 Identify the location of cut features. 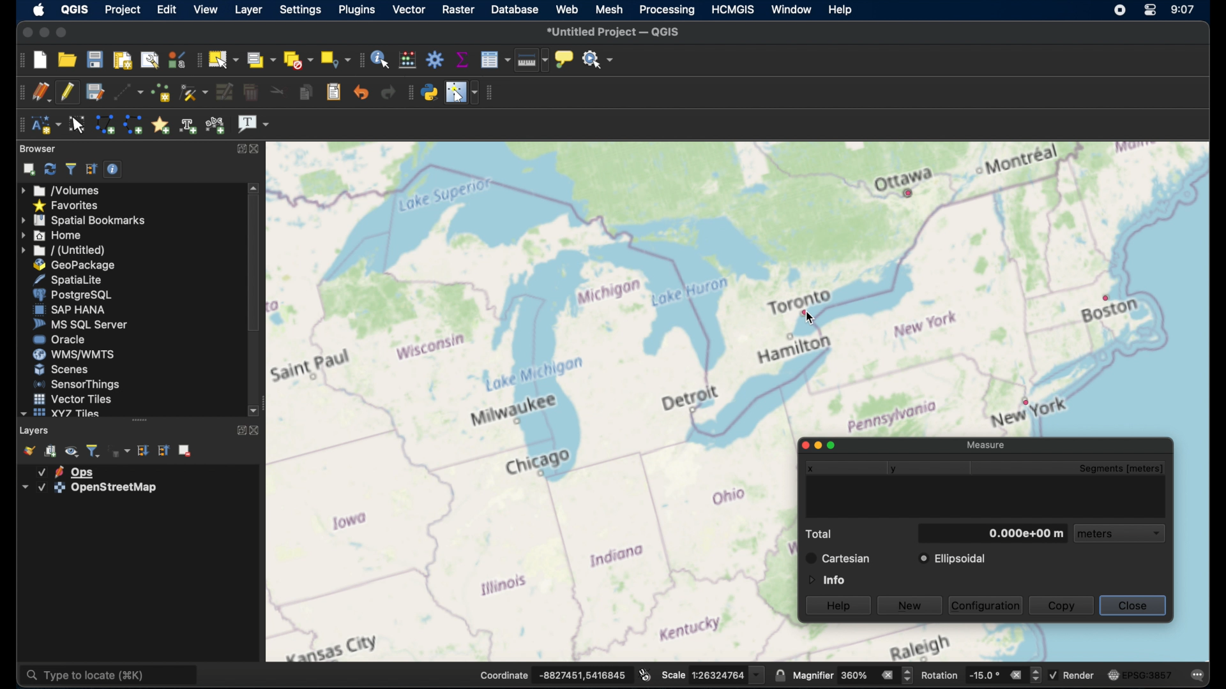
(275, 91).